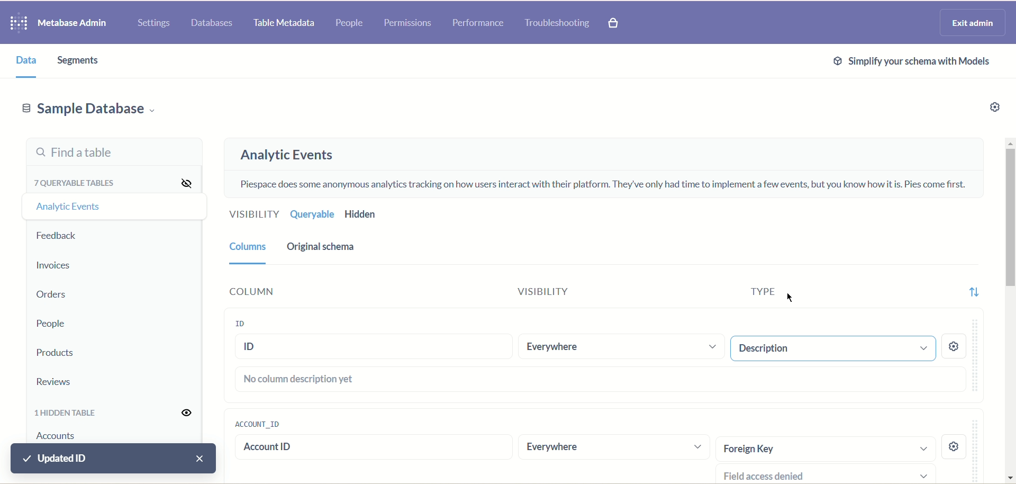  What do you see at coordinates (185, 182) in the screenshot?
I see `visibility` at bounding box center [185, 182].